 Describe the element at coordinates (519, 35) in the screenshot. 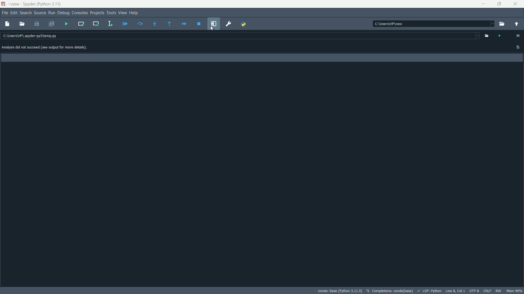

I see ` options` at that location.